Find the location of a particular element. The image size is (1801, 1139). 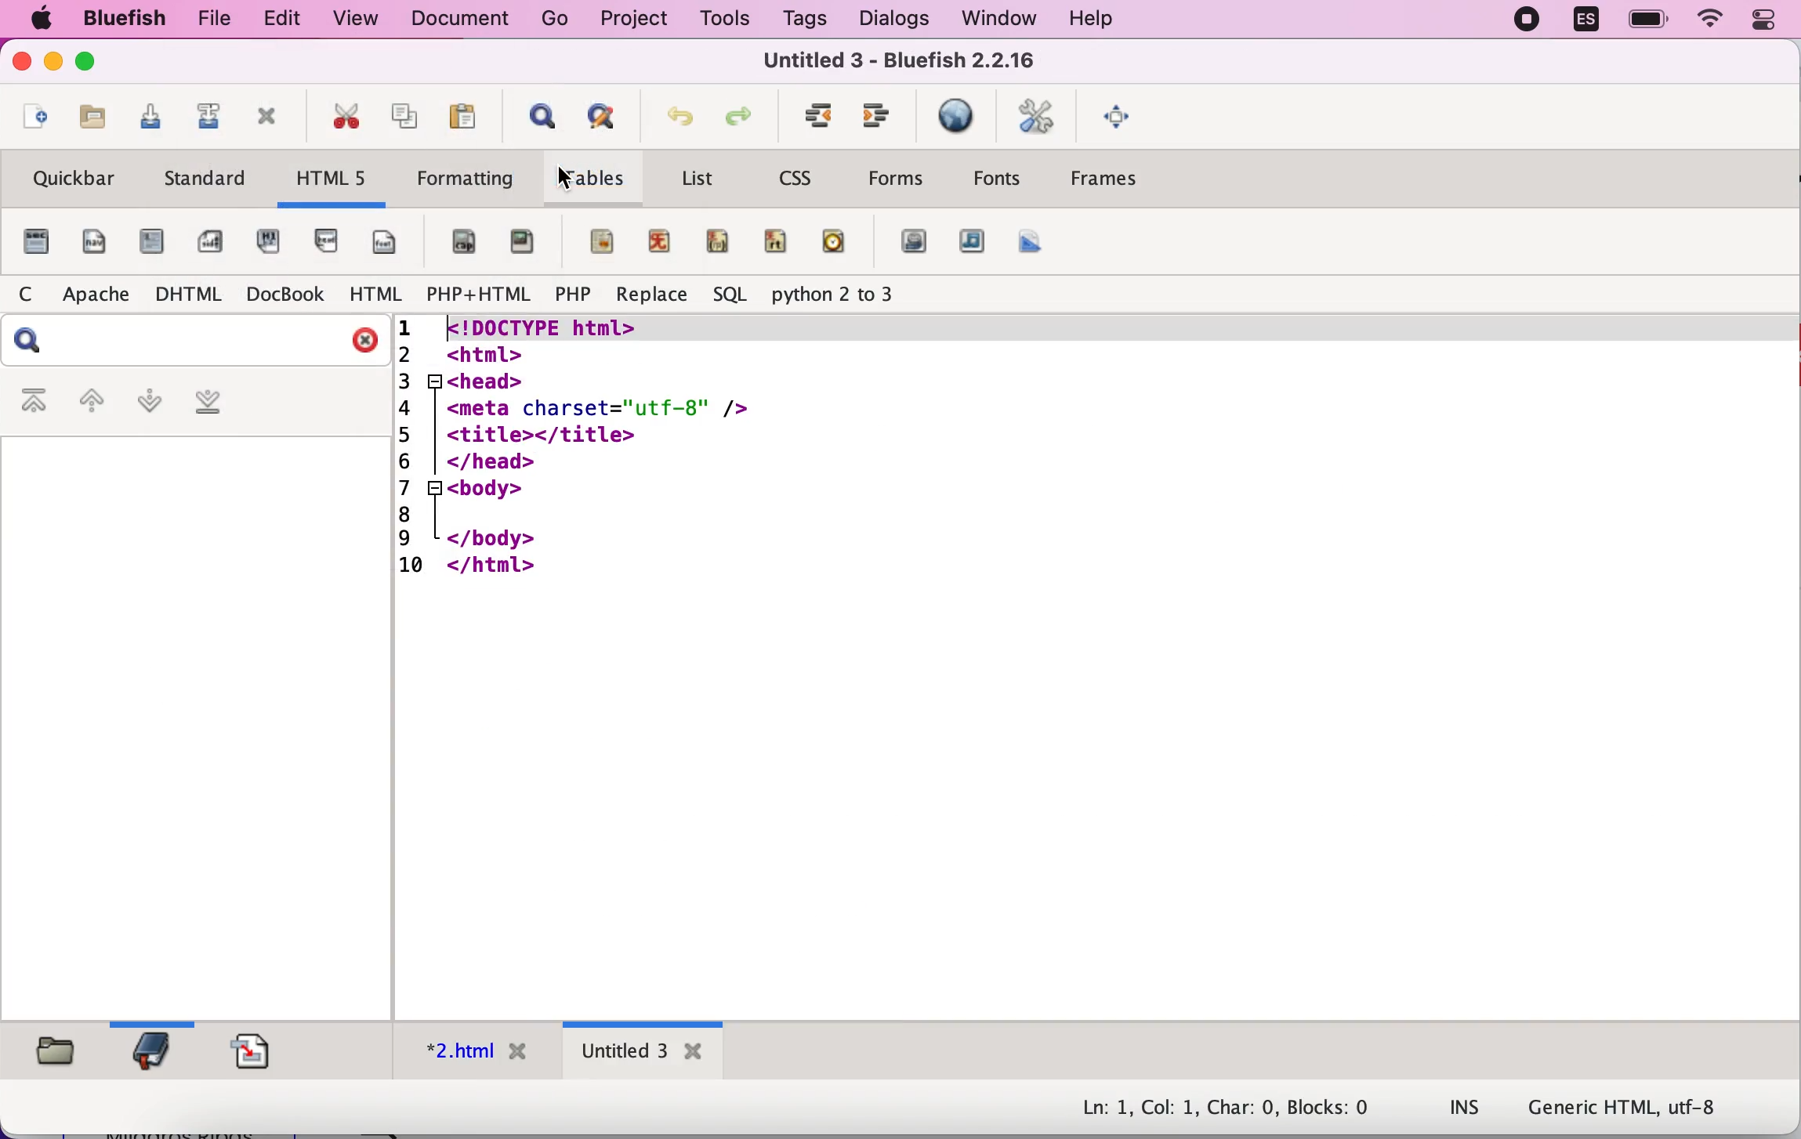

next bookmark is located at coordinates (147, 405).